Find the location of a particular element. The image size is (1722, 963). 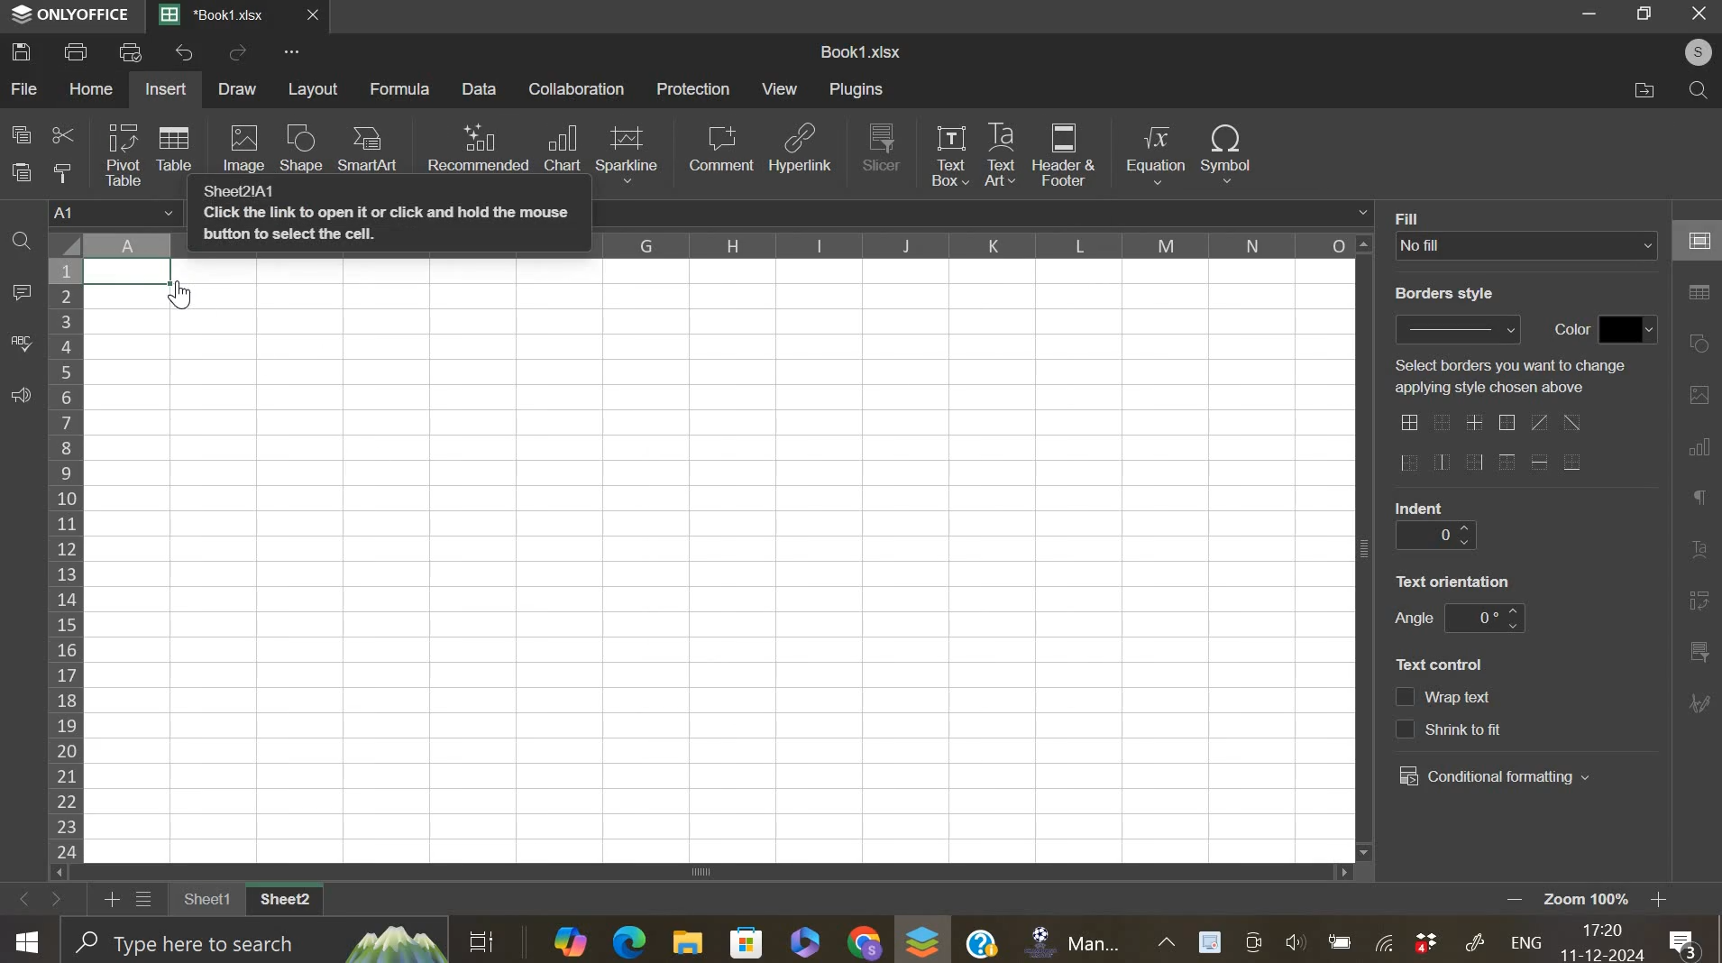

Cursor is located at coordinates (187, 296).